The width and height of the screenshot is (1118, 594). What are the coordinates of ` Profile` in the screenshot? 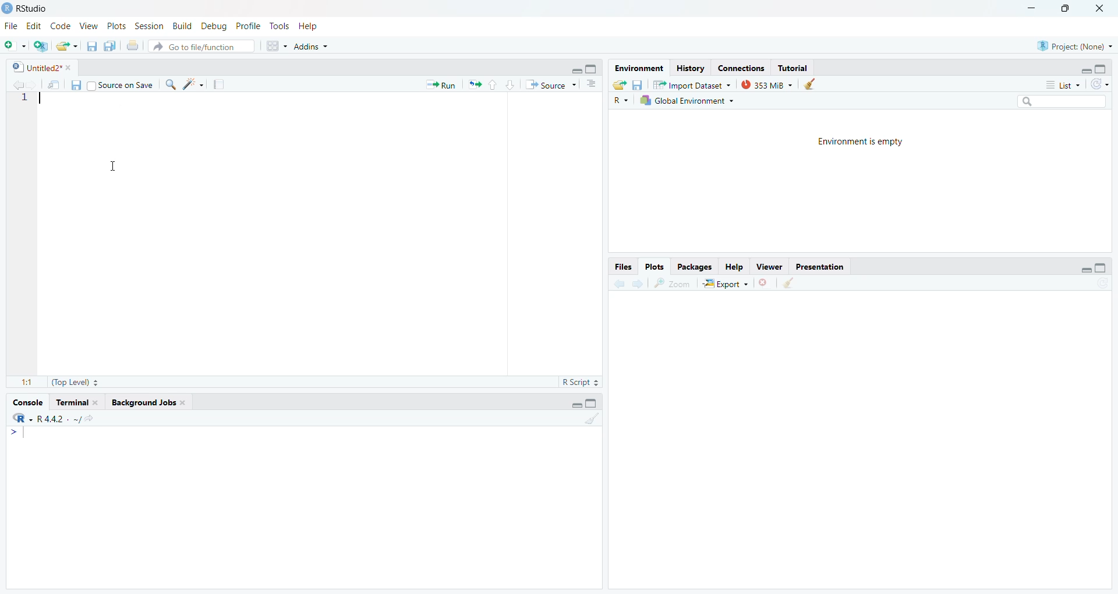 It's located at (247, 26).